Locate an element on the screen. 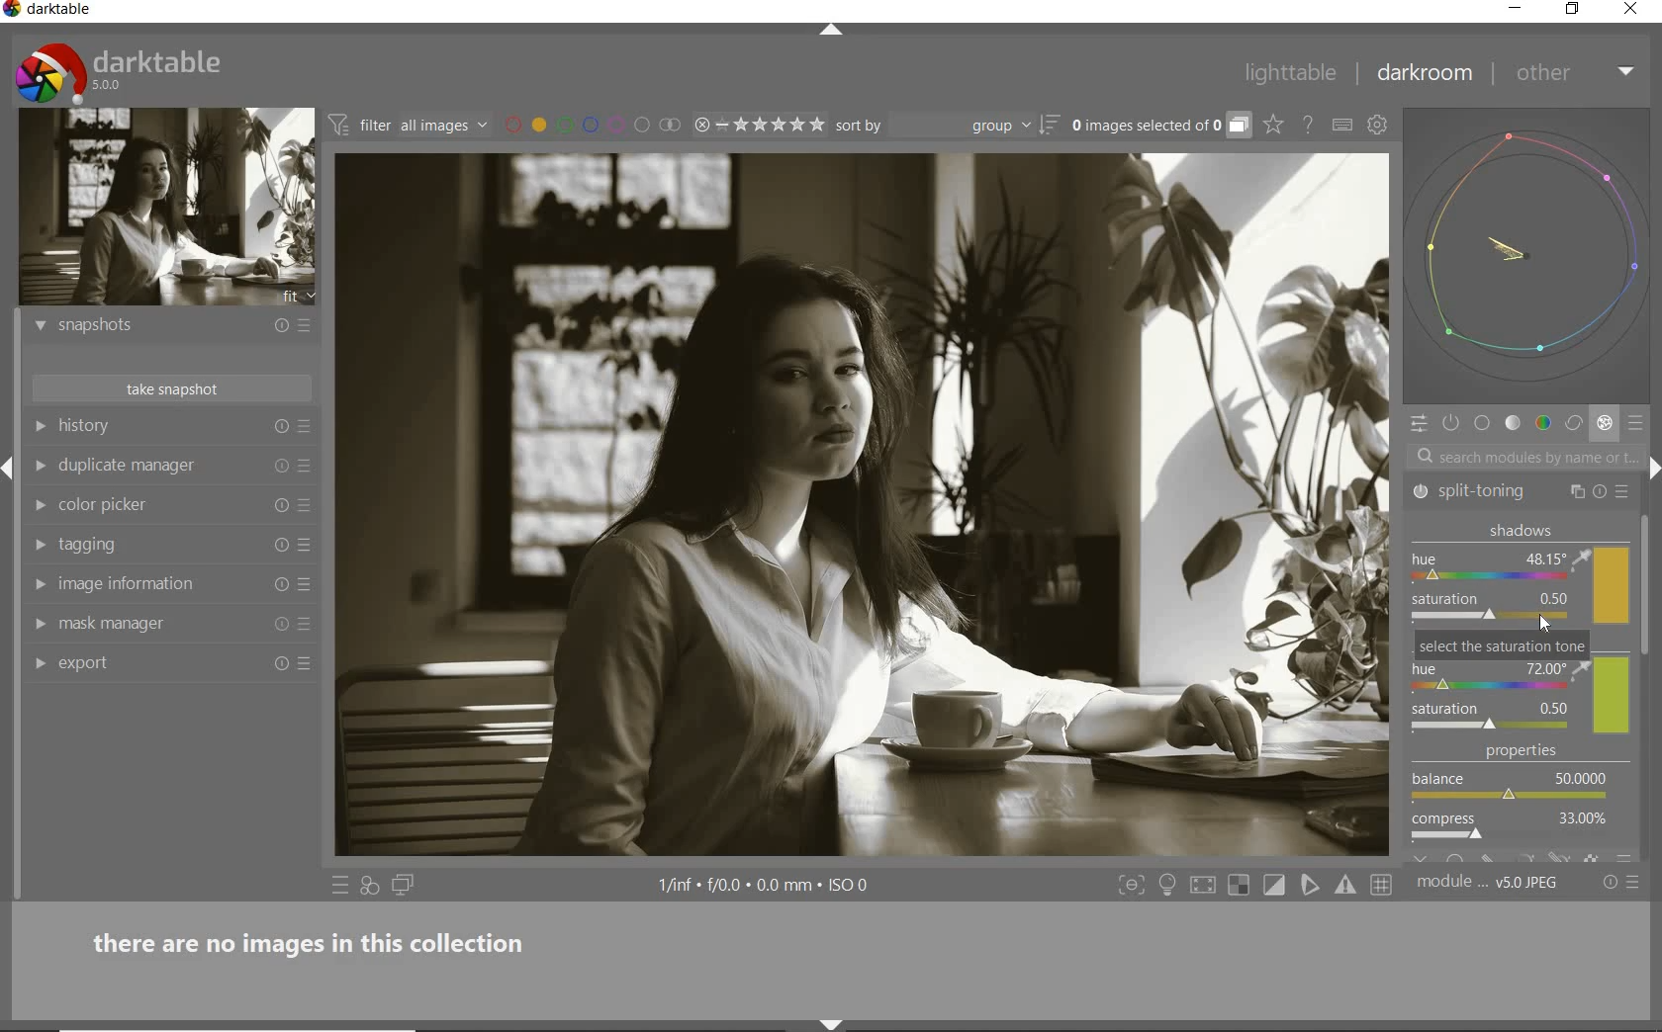  show module is located at coordinates (40, 665).